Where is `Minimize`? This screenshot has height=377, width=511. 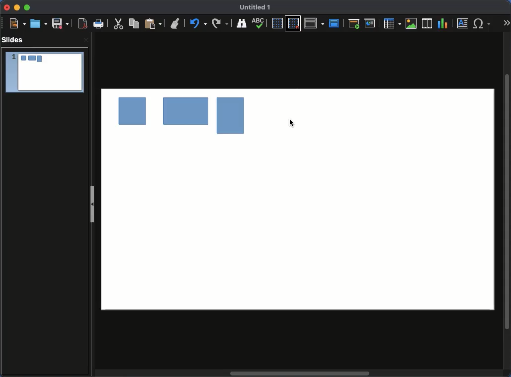 Minimize is located at coordinates (17, 8).